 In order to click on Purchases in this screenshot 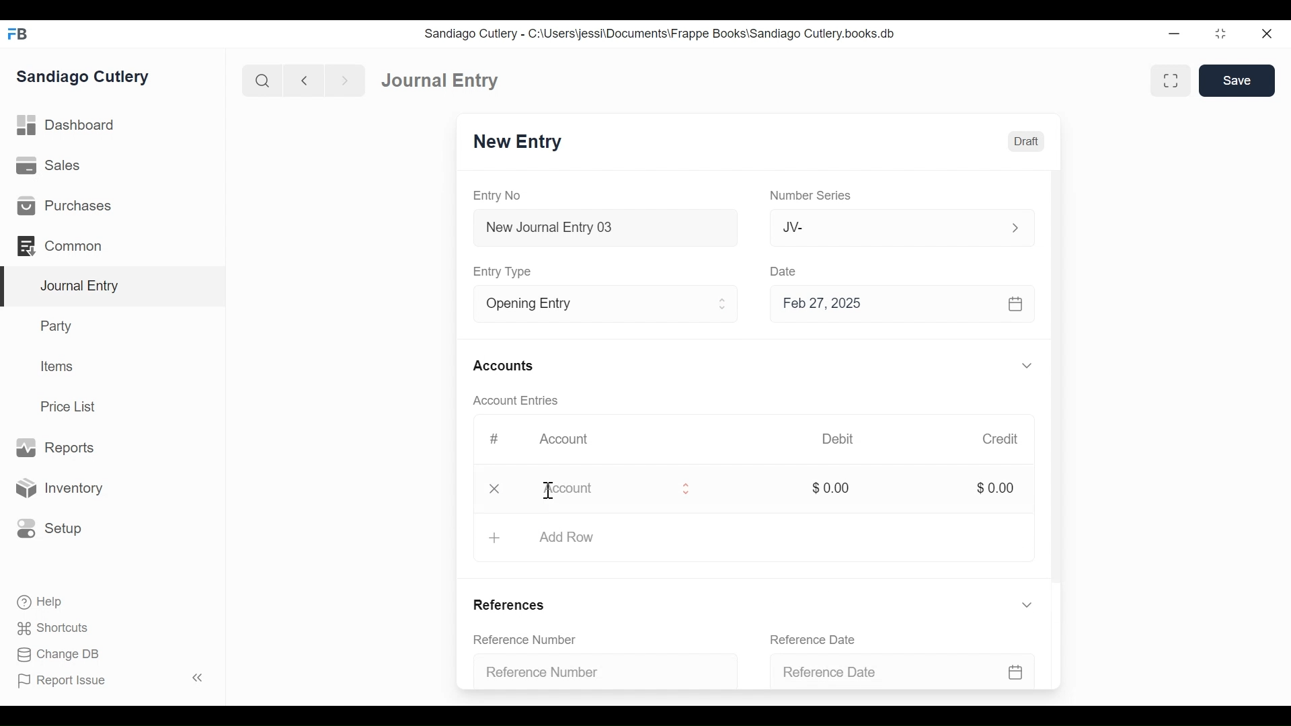, I will do `click(67, 206)`.